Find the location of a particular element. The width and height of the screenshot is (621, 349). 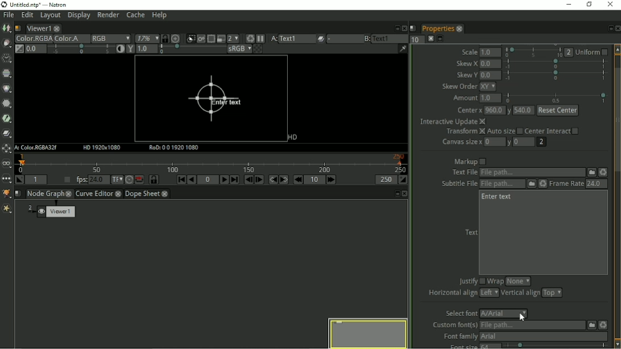

Last frame is located at coordinates (234, 180).